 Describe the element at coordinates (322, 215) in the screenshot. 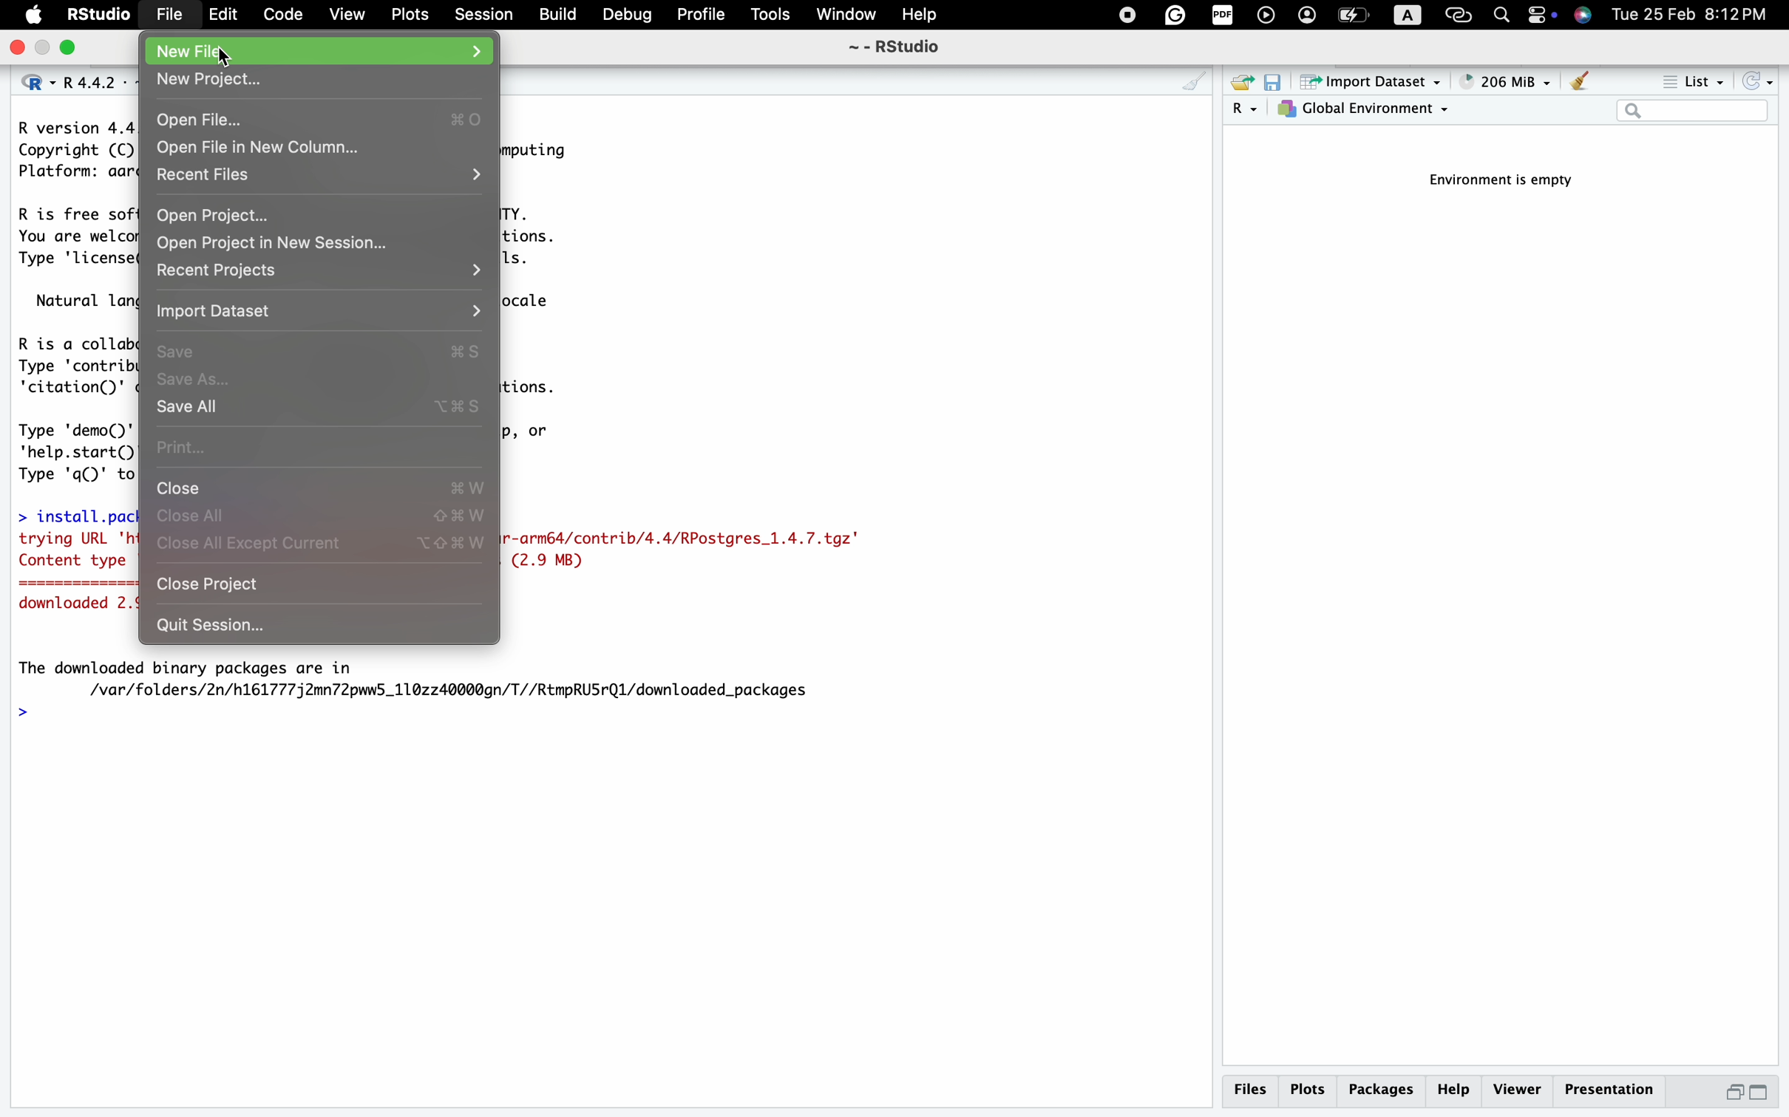

I see `open project` at that location.